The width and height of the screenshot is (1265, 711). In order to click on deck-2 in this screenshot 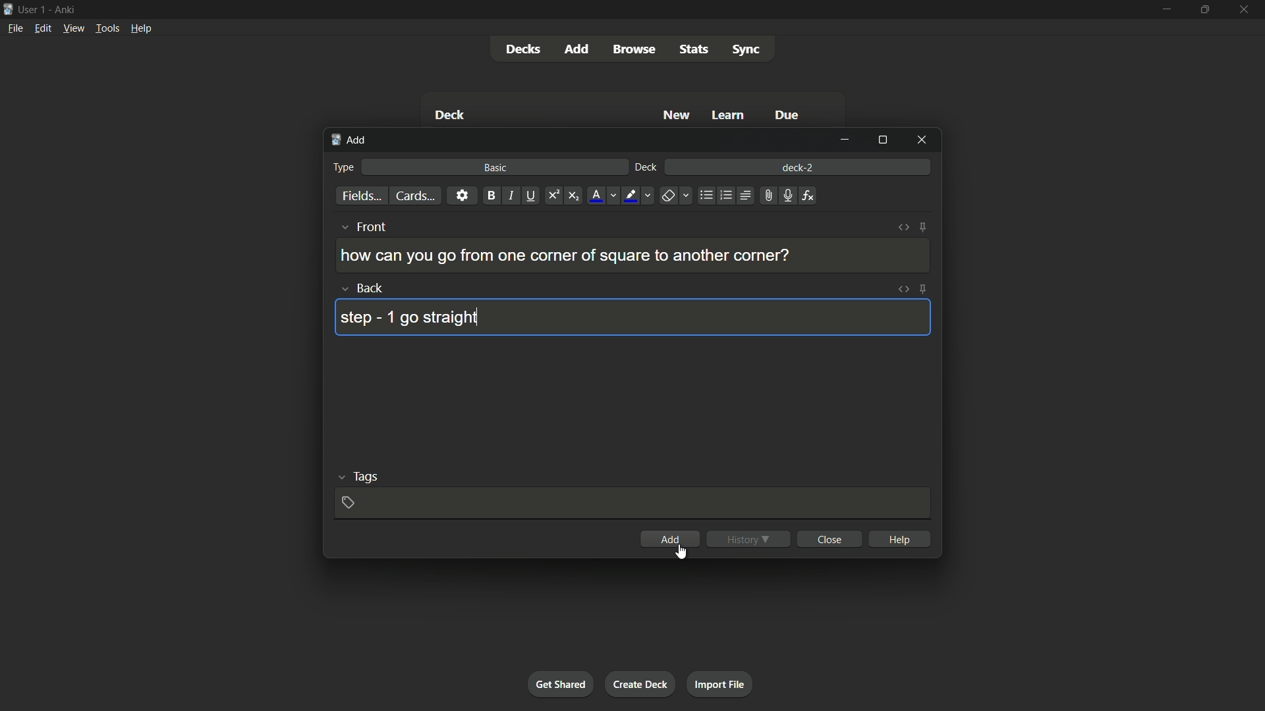, I will do `click(798, 166)`.